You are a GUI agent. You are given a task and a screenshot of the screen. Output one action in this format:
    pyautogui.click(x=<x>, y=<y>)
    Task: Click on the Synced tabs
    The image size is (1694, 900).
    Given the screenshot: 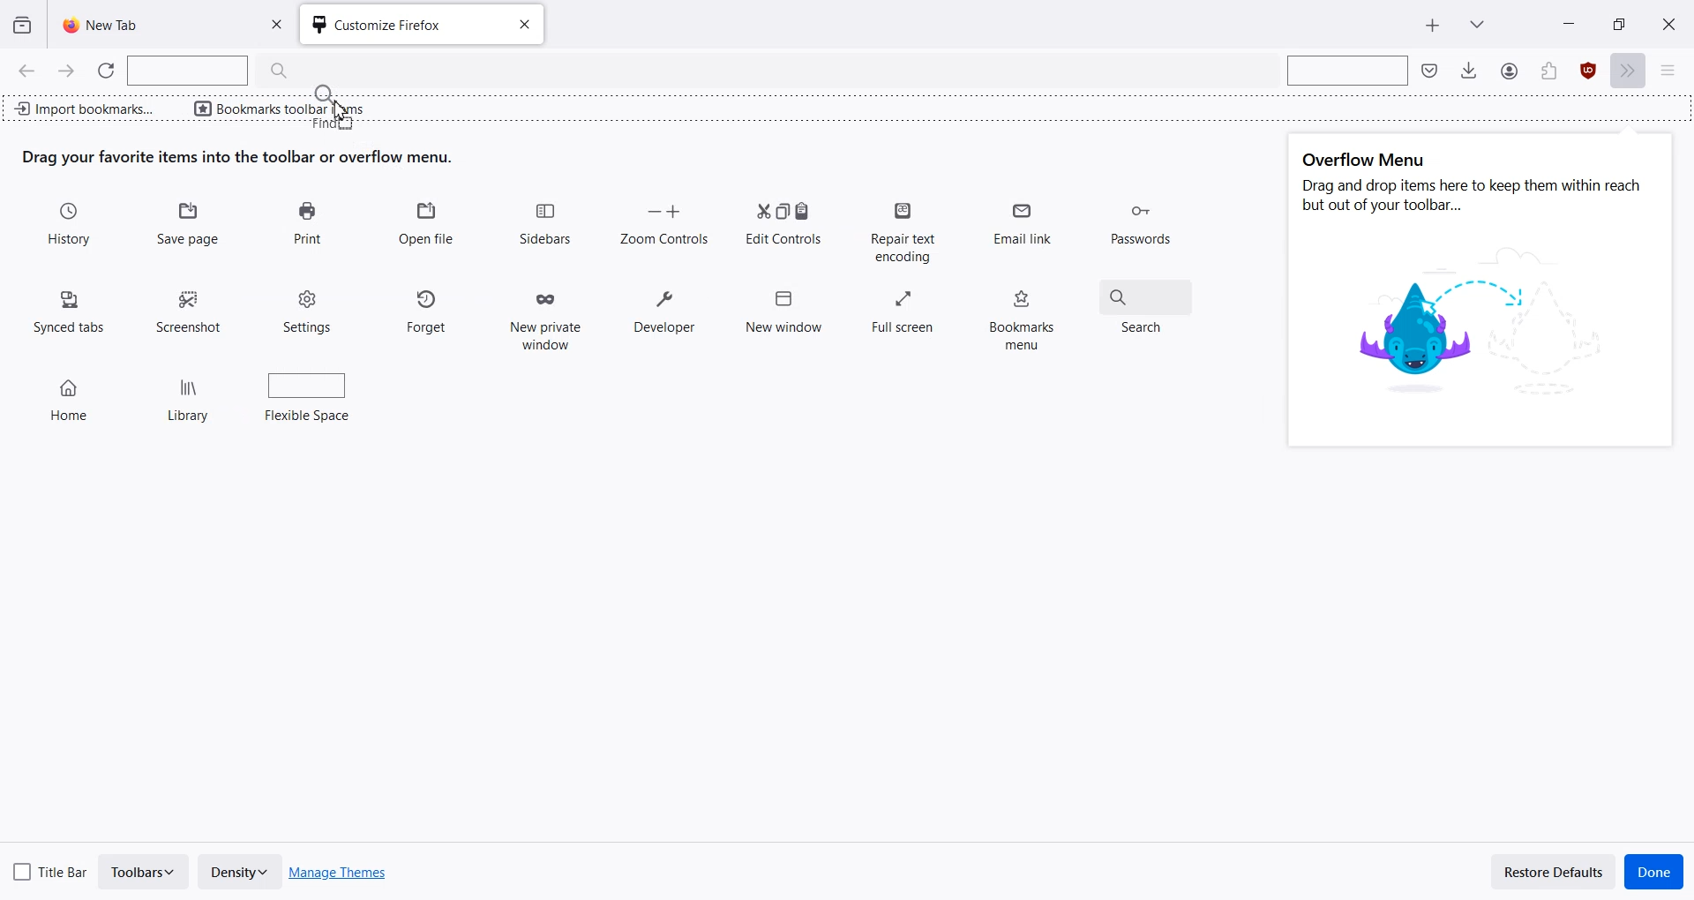 What is the action you would take?
    pyautogui.click(x=70, y=309)
    